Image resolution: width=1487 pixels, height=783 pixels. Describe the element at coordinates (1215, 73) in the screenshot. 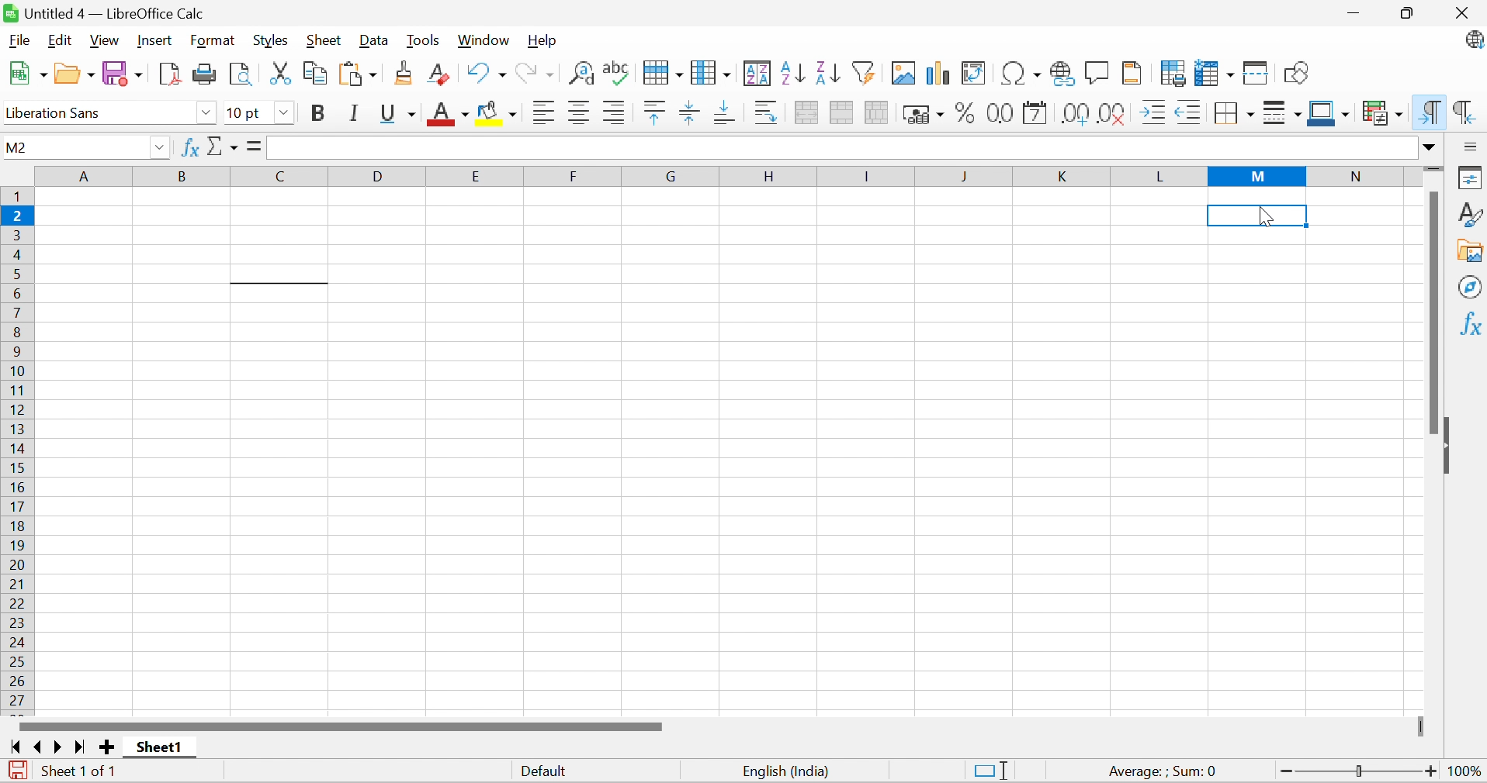

I see `Freeze Rows and Columns` at that location.